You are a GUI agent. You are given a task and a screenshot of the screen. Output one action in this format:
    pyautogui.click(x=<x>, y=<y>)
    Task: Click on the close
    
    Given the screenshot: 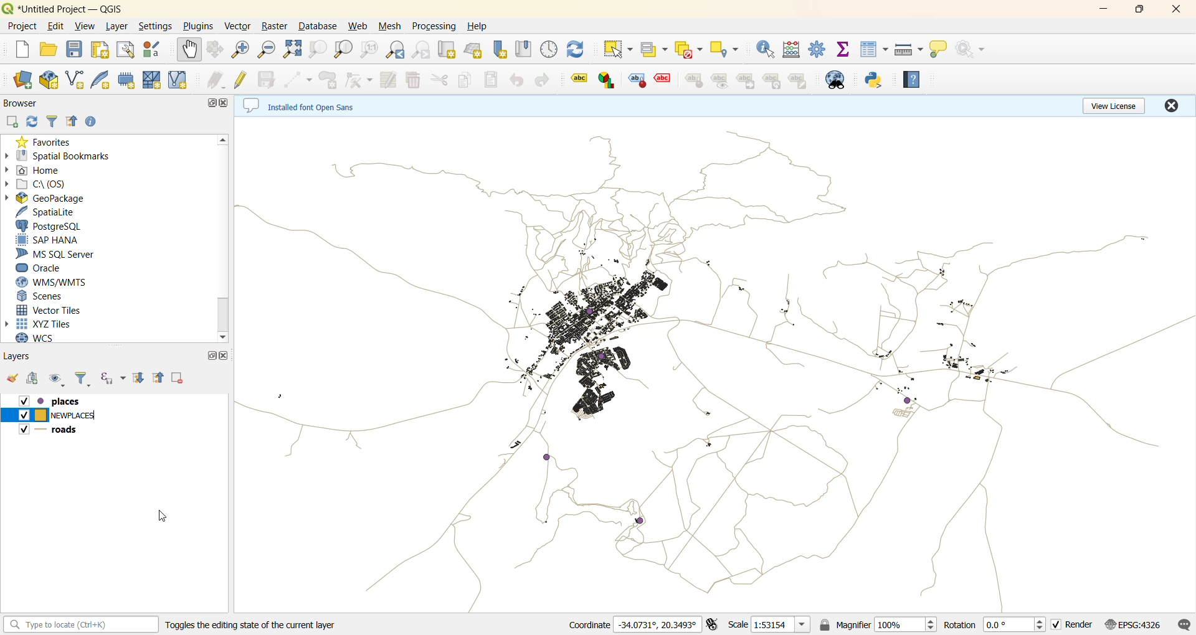 What is the action you would take?
    pyautogui.click(x=1170, y=105)
    